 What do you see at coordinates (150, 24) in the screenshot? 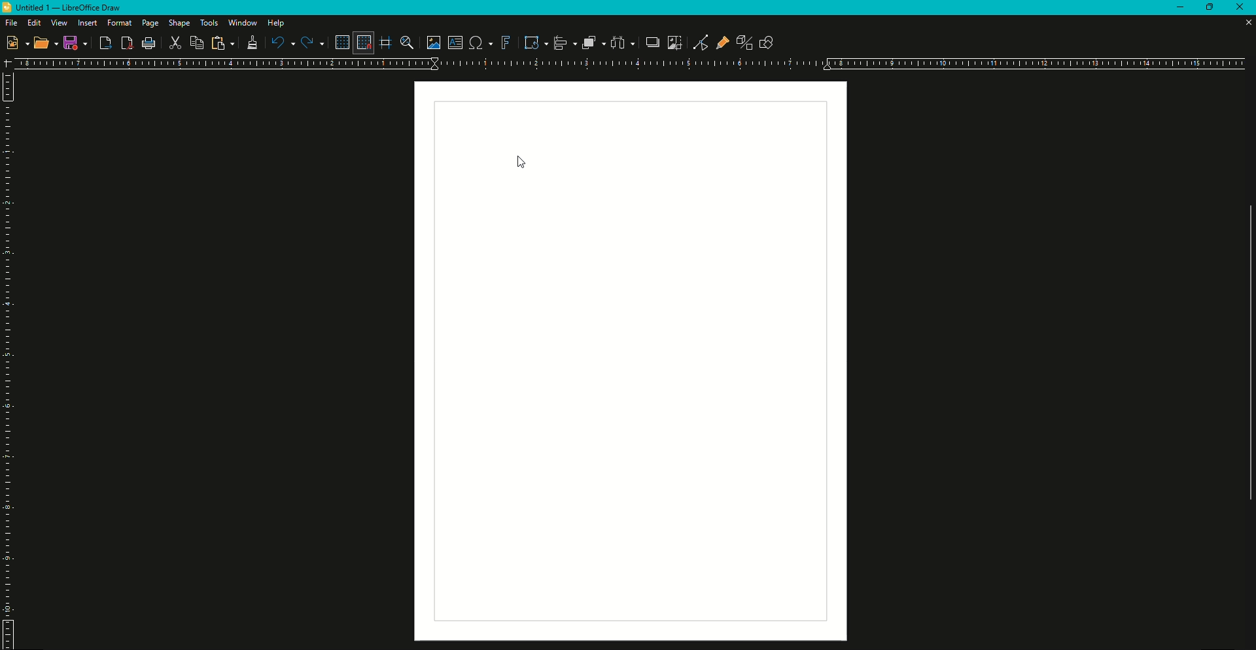
I see `Page` at bounding box center [150, 24].